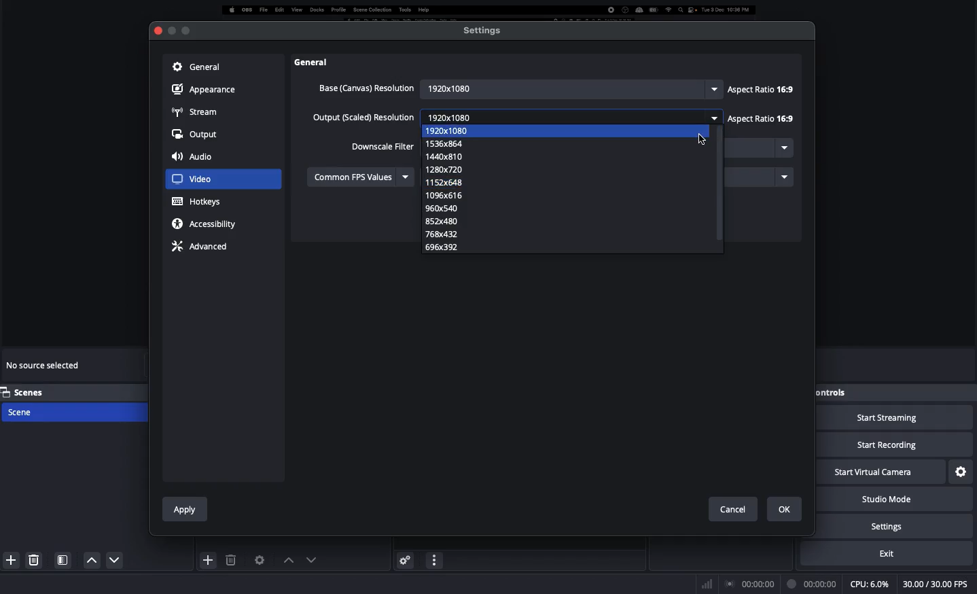  What do you see at coordinates (232, 560) in the screenshot?
I see `Delete` at bounding box center [232, 560].